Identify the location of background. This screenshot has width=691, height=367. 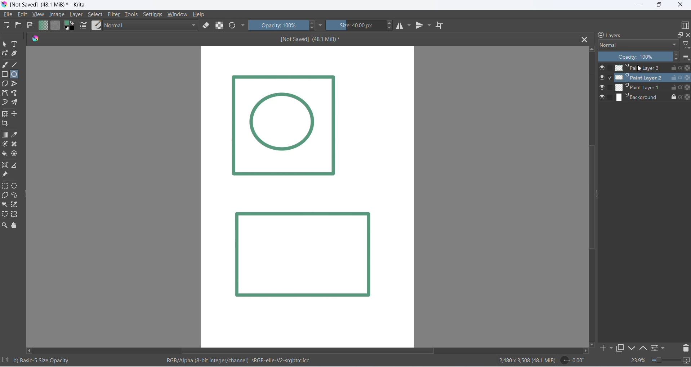
(637, 96).